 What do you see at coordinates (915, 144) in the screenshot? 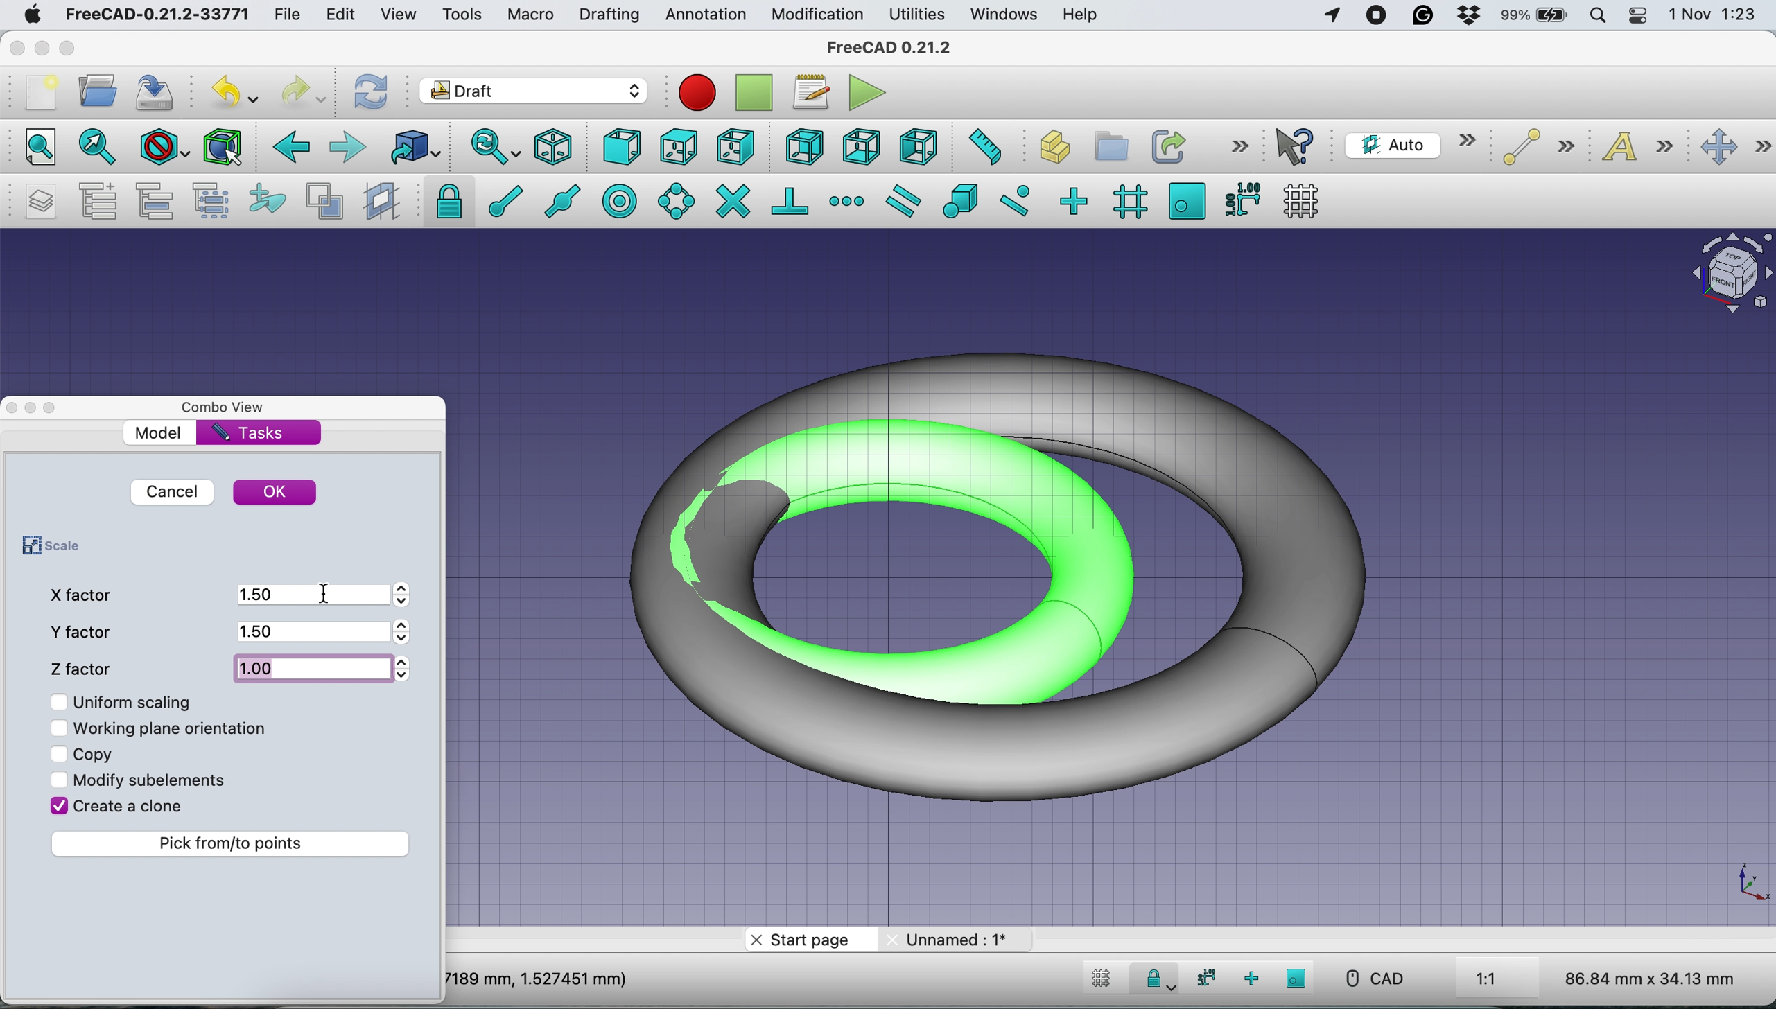
I see `left` at bounding box center [915, 144].